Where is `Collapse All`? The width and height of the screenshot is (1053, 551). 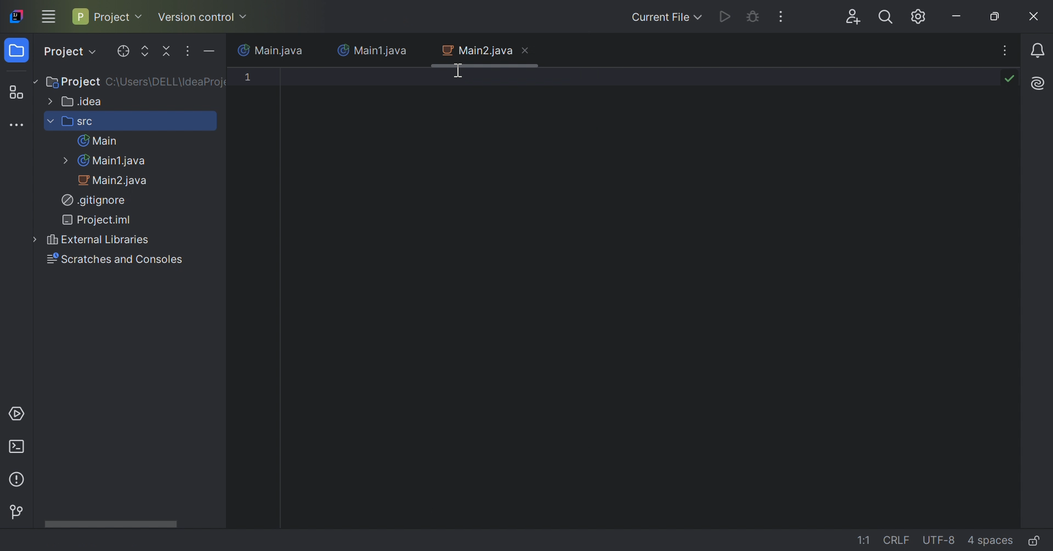
Collapse All is located at coordinates (167, 52).